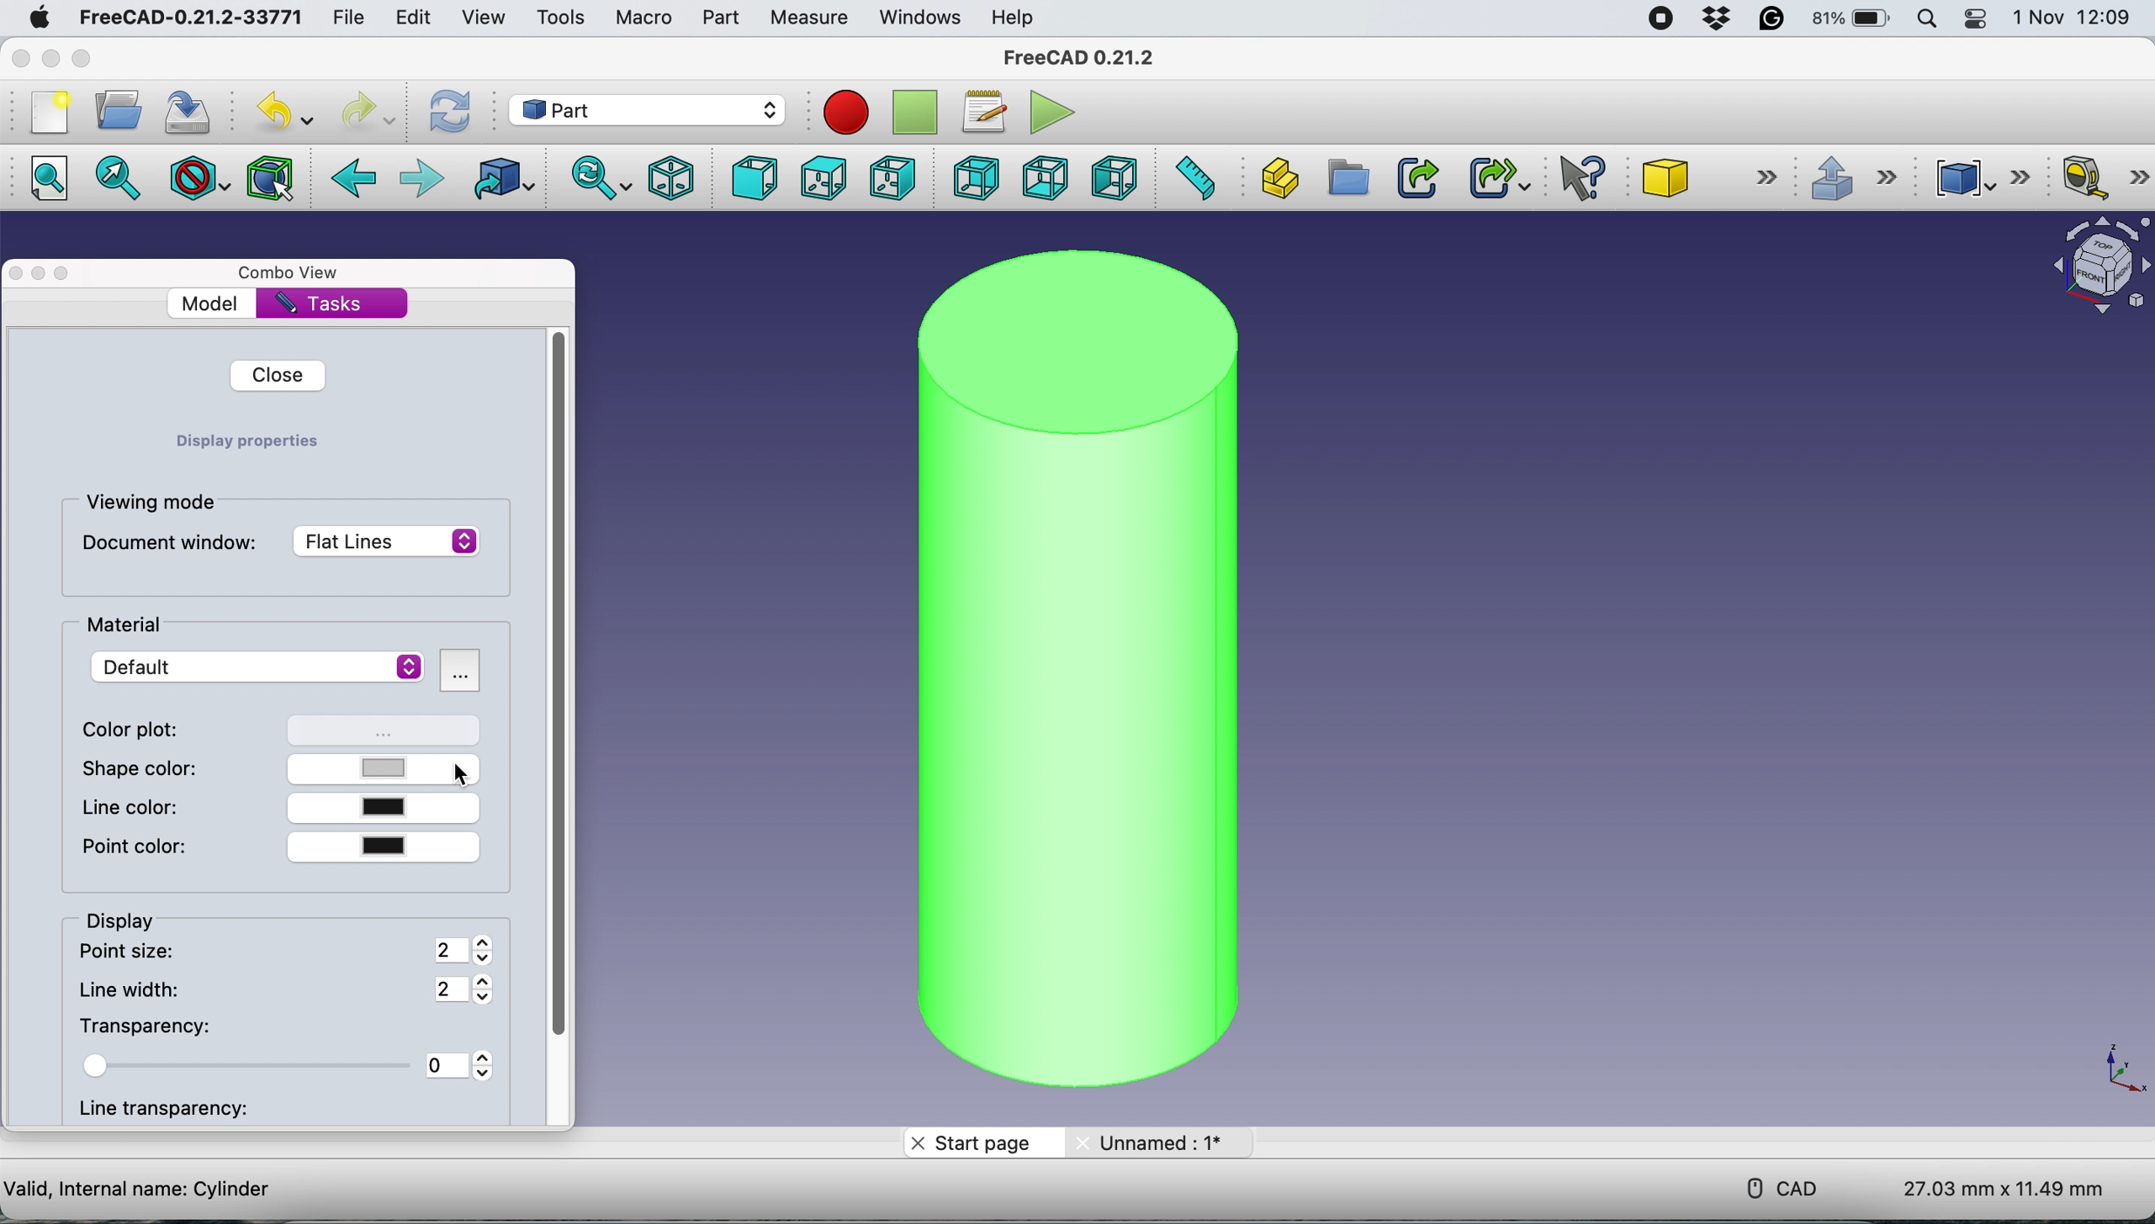 The height and width of the screenshot is (1224, 2155). I want to click on Display properties, so click(247, 445).